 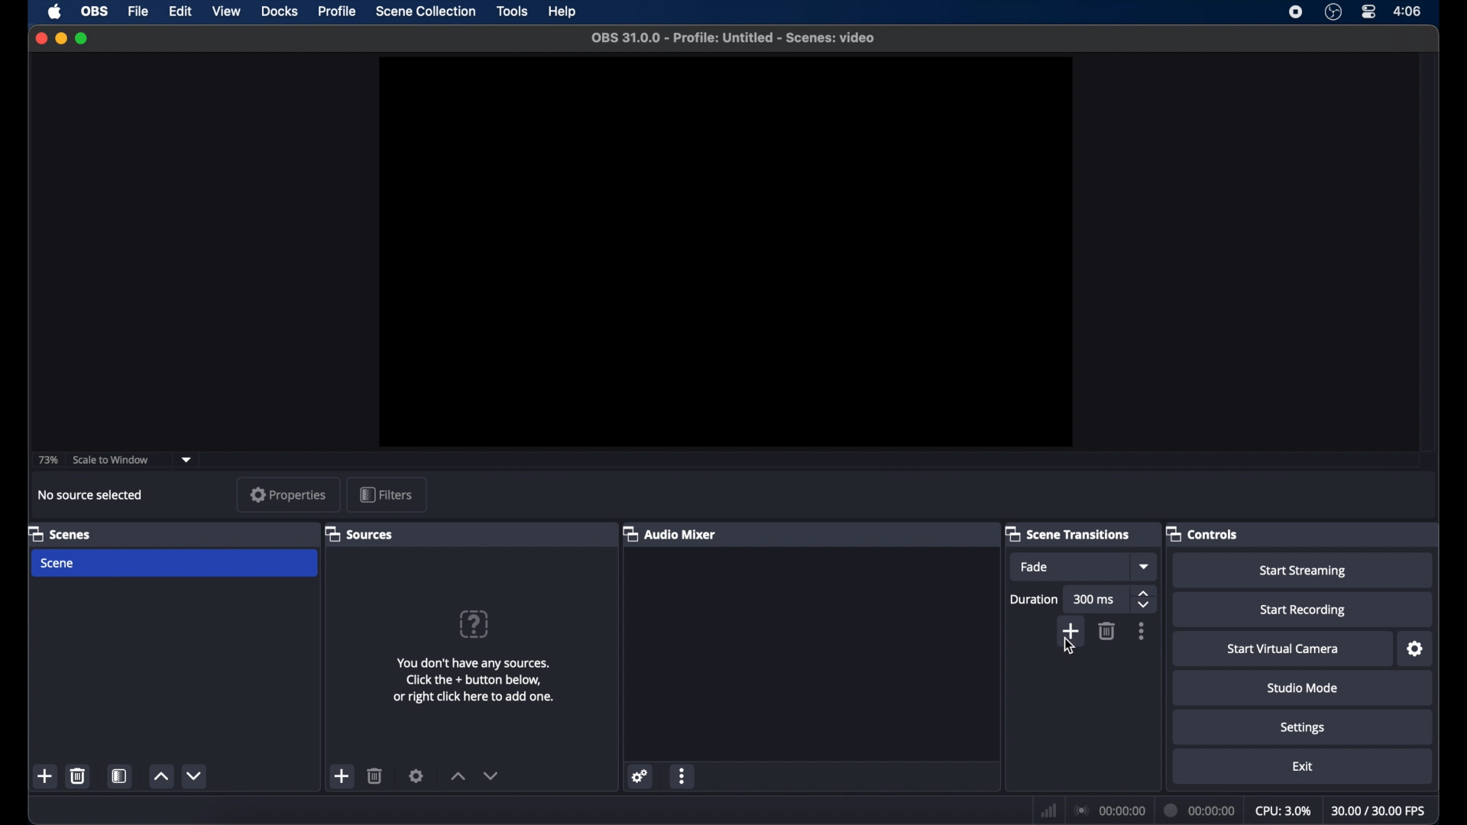 What do you see at coordinates (38, 37) in the screenshot?
I see `close` at bounding box center [38, 37].